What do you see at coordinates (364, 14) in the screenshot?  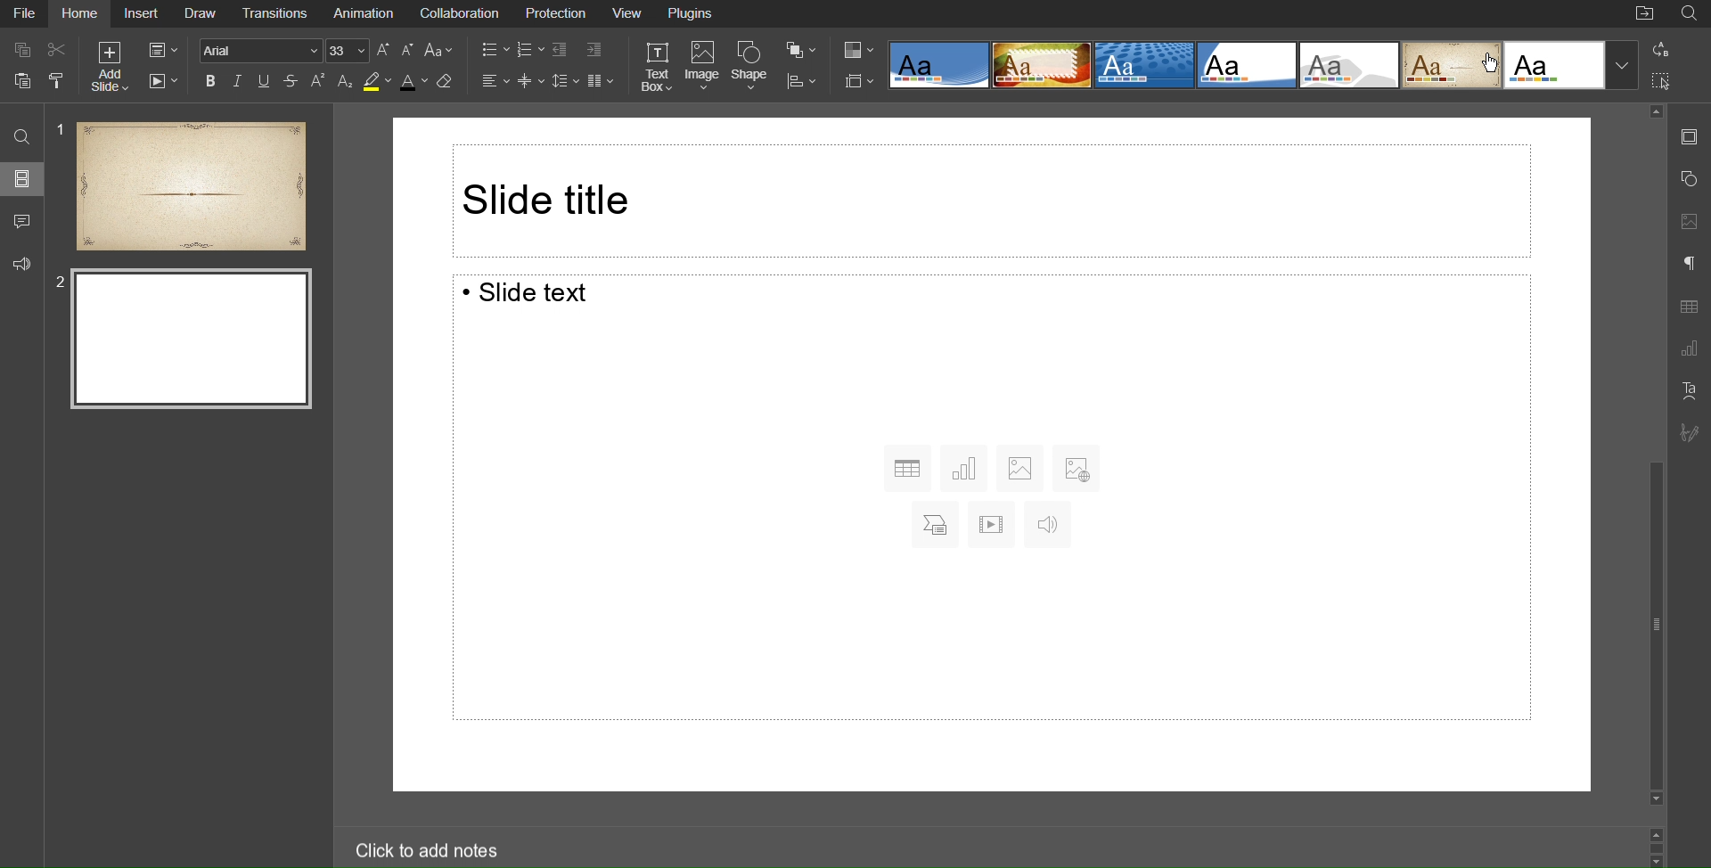 I see `Animation` at bounding box center [364, 14].